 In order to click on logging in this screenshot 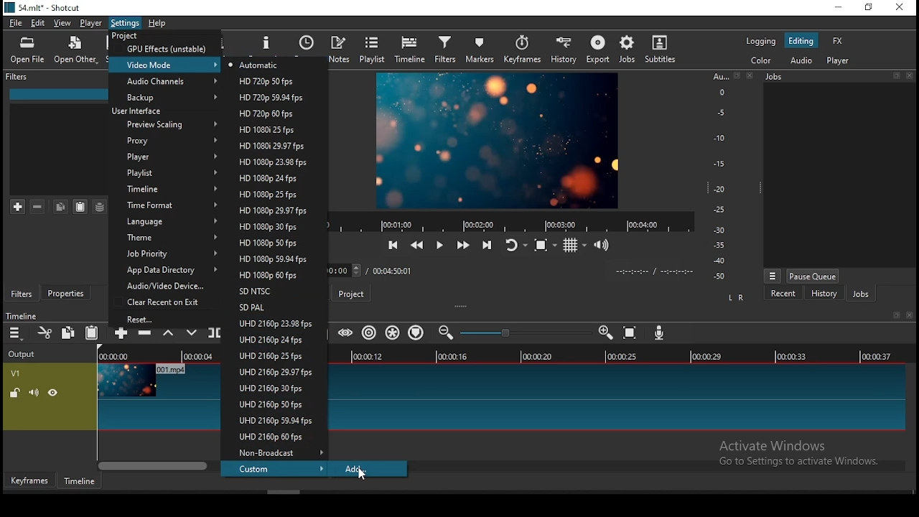, I will do `click(760, 40)`.